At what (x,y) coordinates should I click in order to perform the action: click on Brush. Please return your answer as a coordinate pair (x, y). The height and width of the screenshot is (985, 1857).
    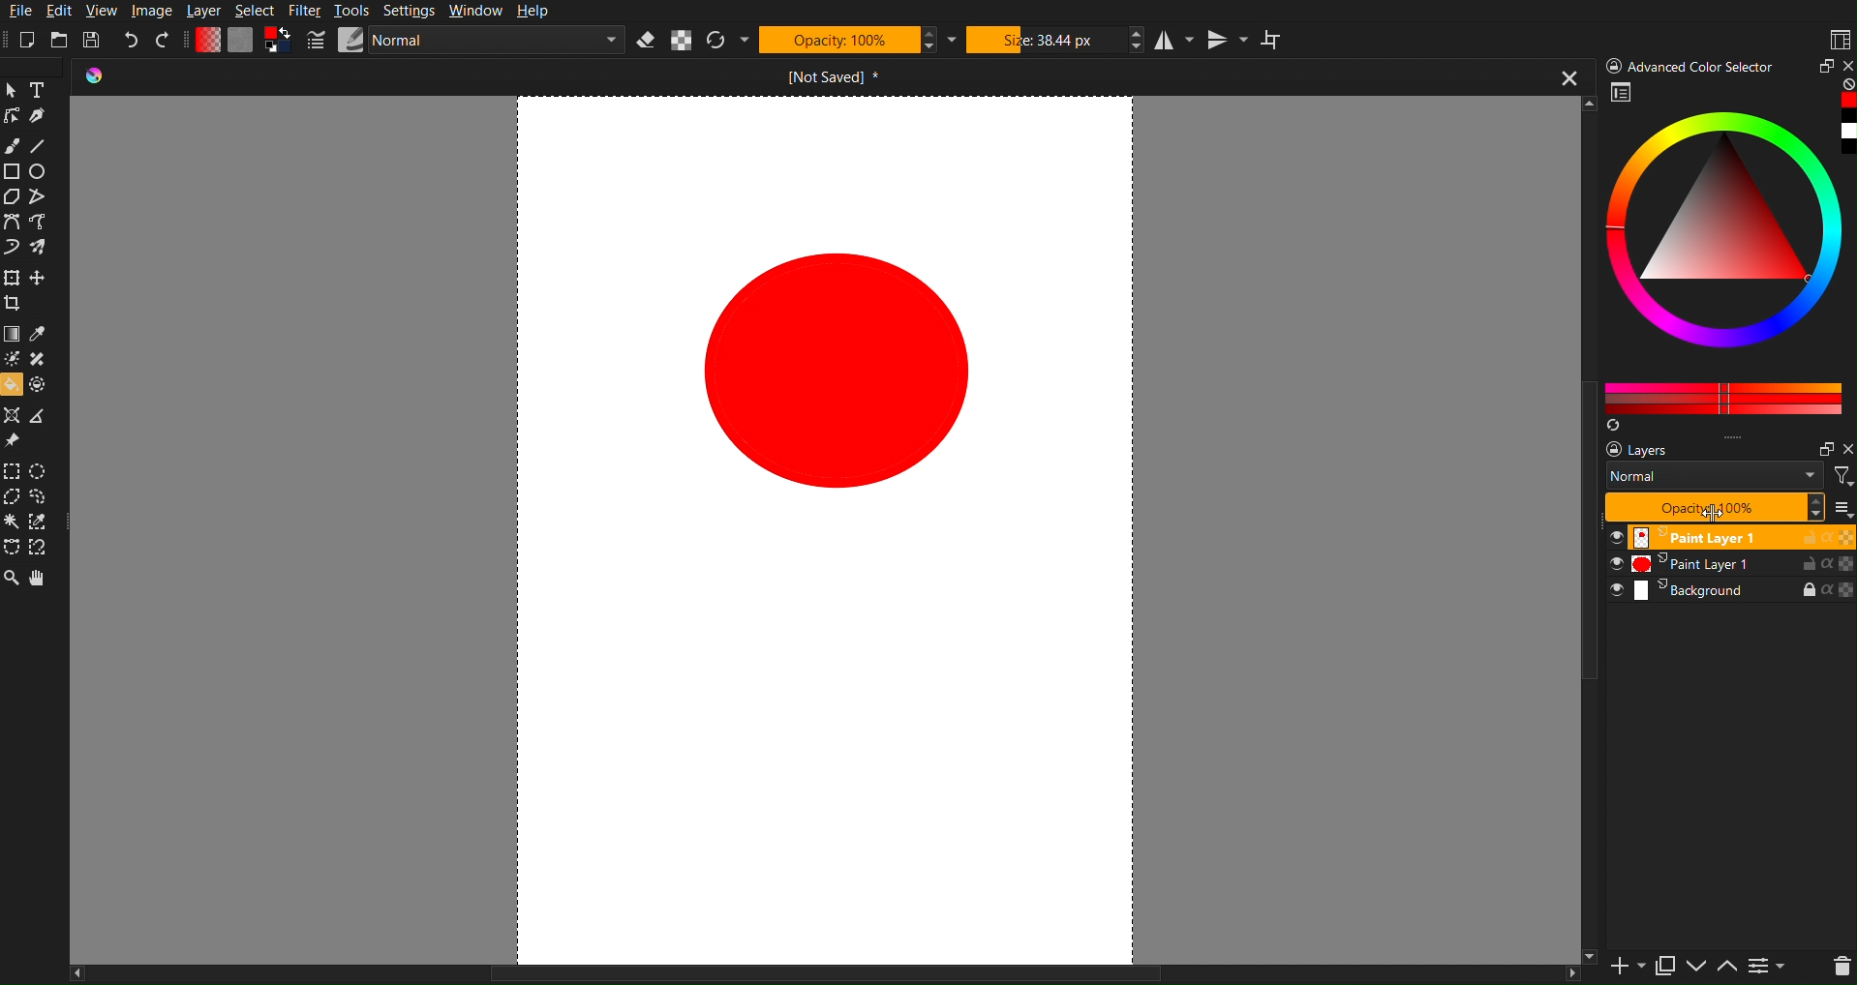
    Looking at the image, I should click on (13, 146).